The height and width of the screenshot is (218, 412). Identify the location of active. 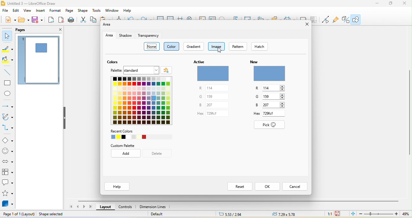
(215, 70).